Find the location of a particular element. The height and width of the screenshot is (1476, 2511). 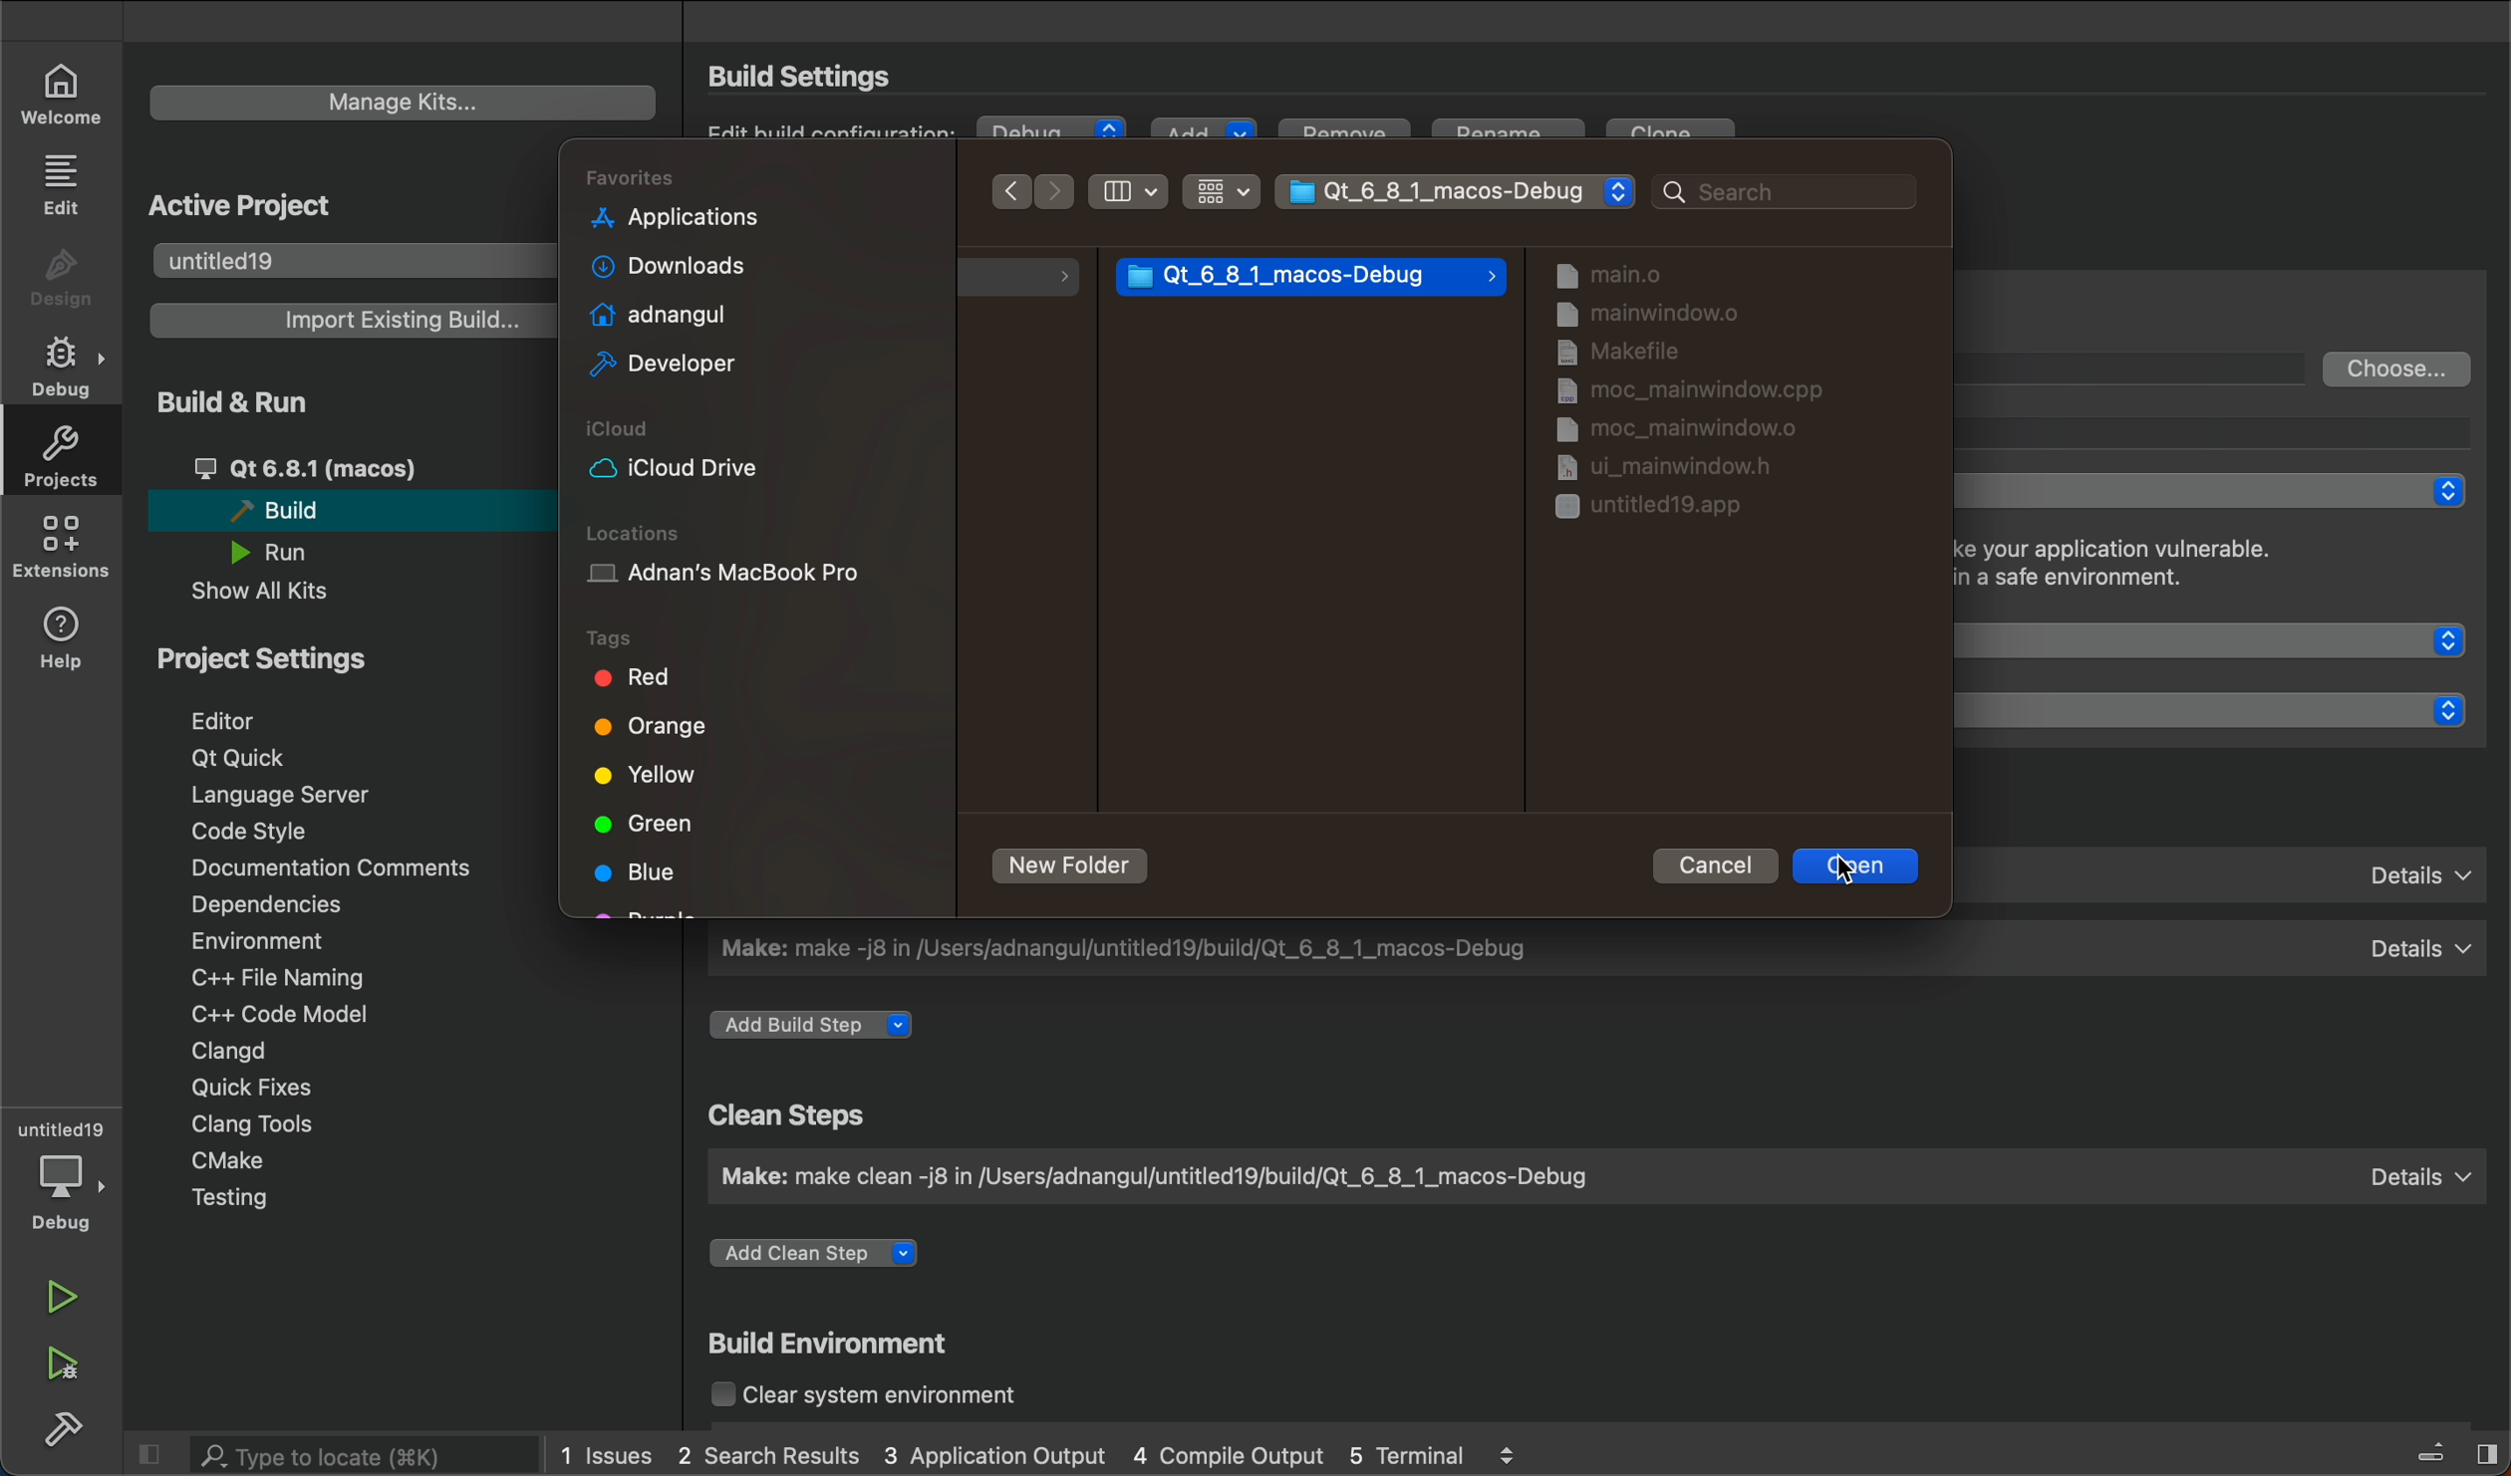

untitled is located at coordinates (346, 258).